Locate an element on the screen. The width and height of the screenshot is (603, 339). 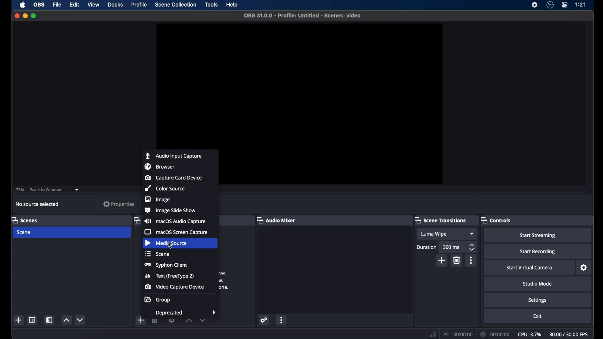
screen recorder icon is located at coordinates (535, 5).